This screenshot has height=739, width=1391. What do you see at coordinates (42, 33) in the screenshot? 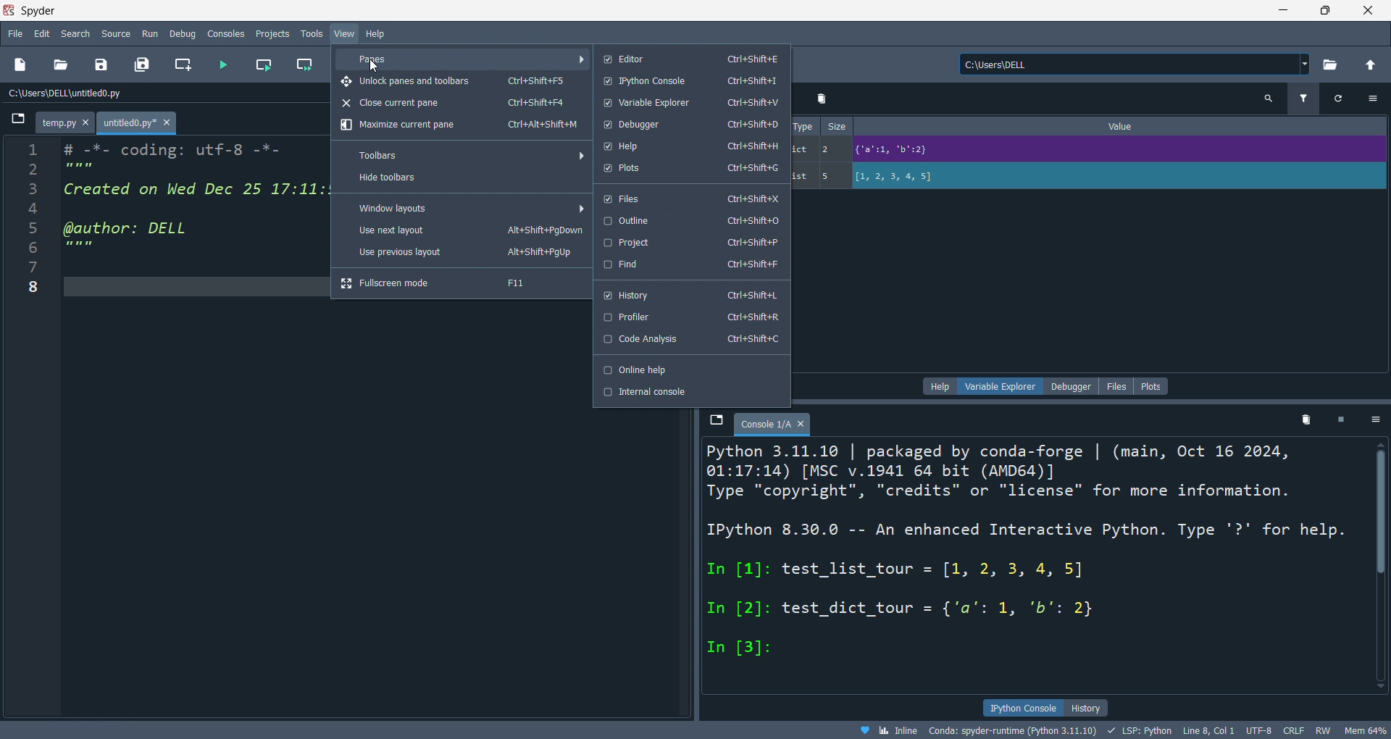
I see `edit` at bounding box center [42, 33].